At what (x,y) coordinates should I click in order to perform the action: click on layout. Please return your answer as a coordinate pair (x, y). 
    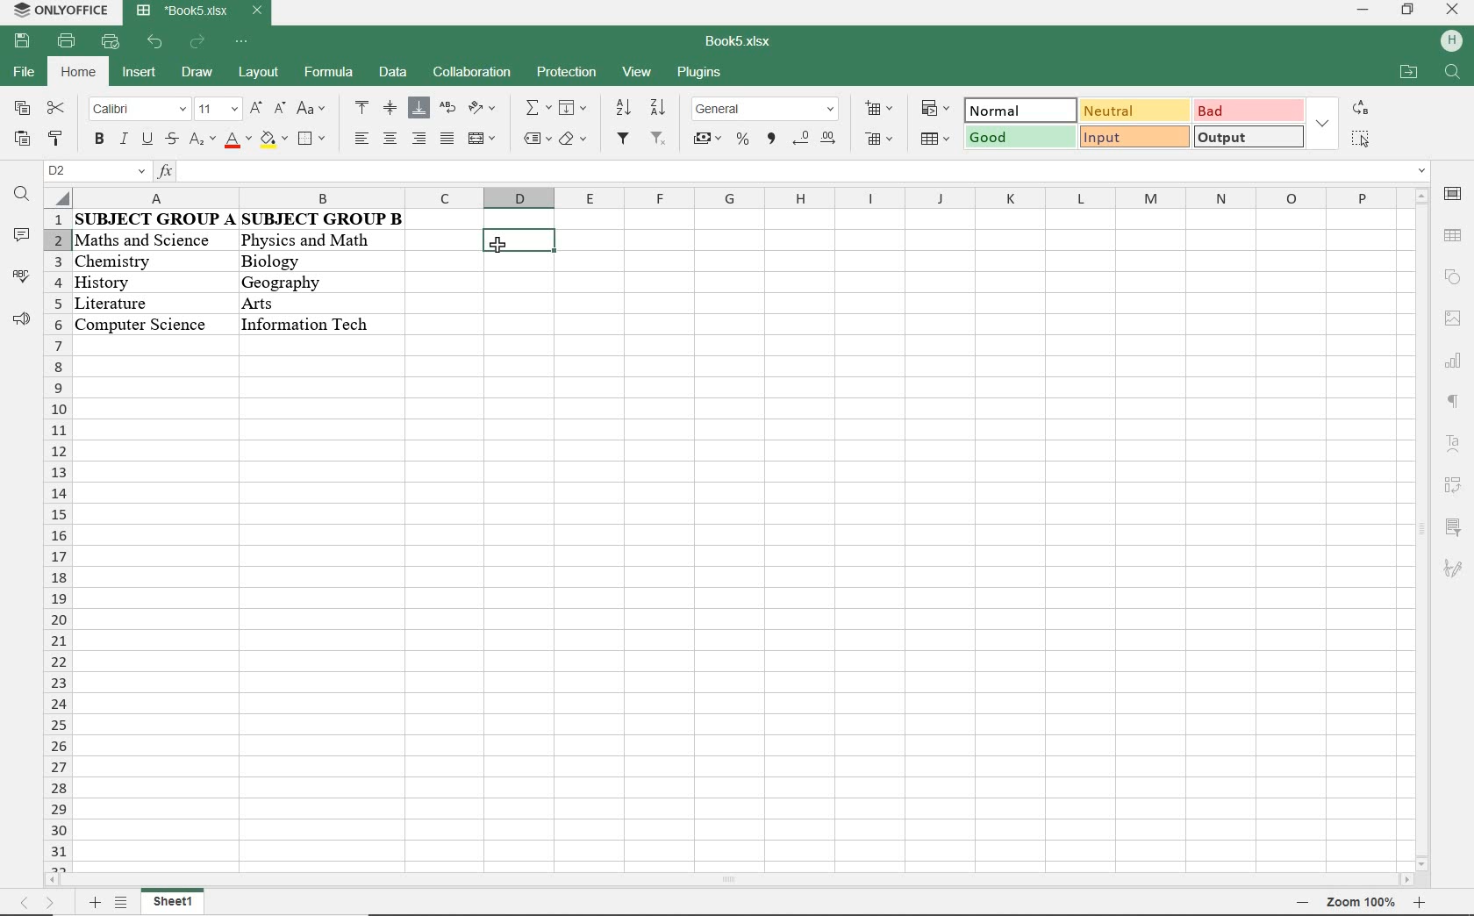
    Looking at the image, I should click on (258, 71).